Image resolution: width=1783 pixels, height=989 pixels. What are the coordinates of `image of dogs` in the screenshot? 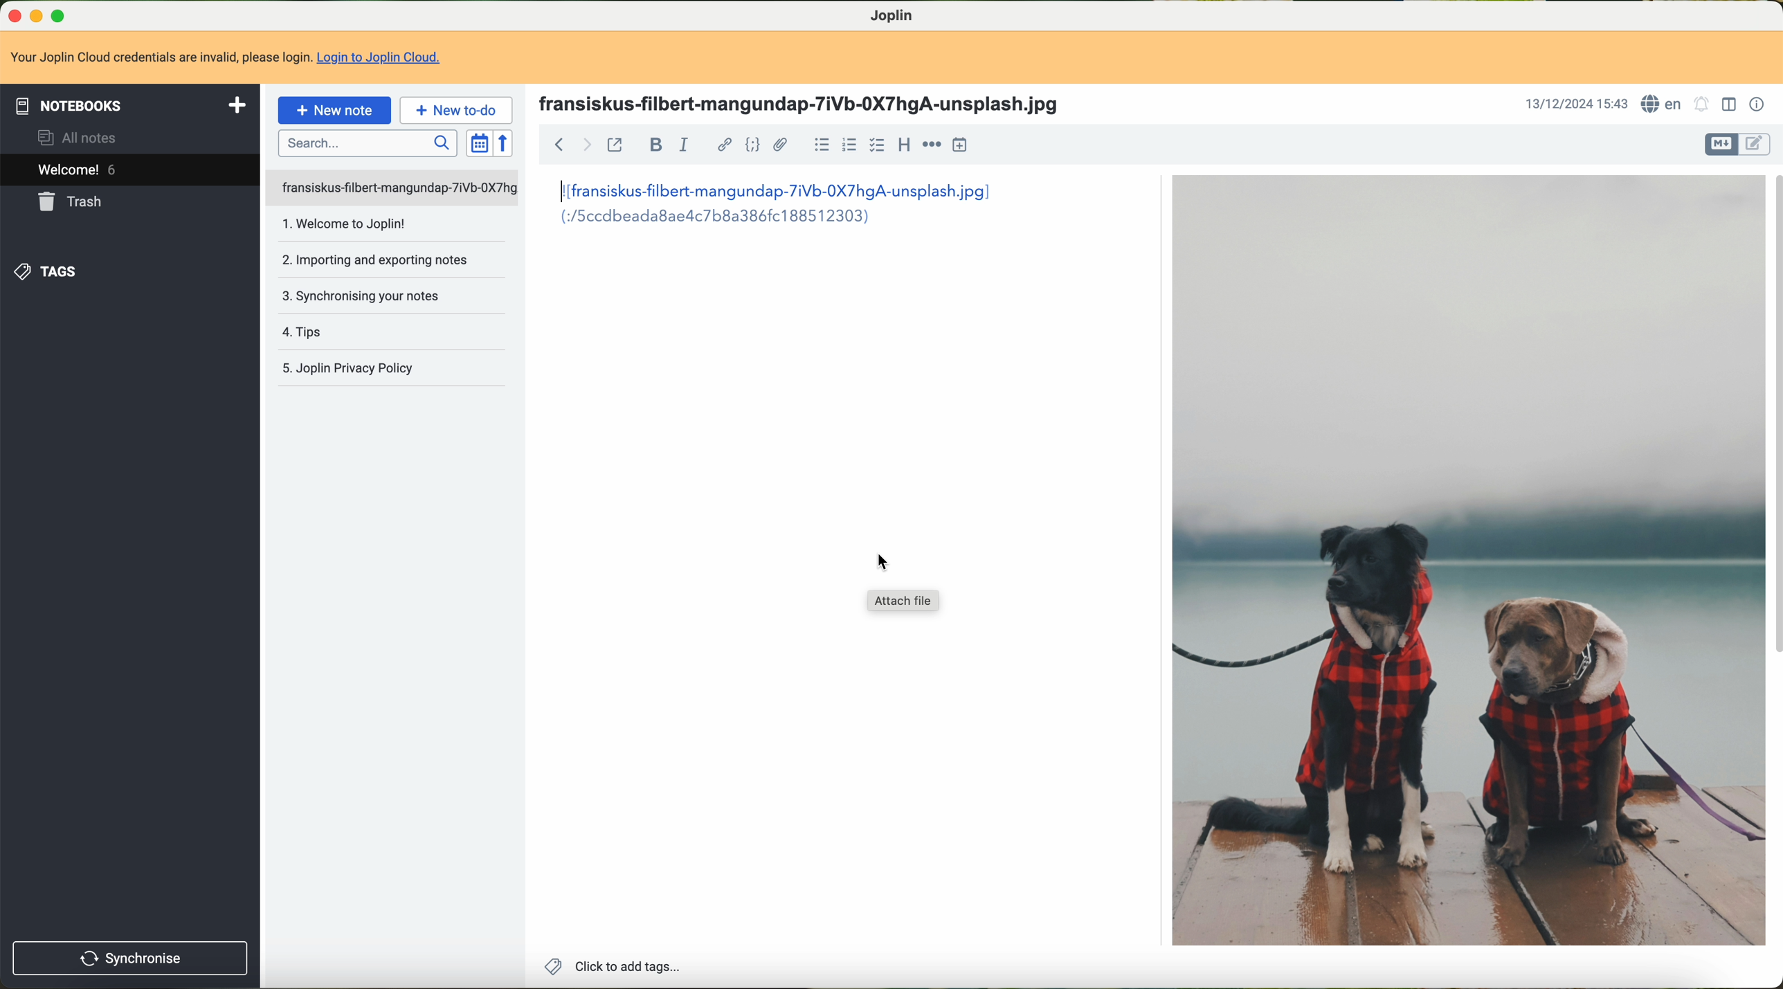 It's located at (1464, 561).